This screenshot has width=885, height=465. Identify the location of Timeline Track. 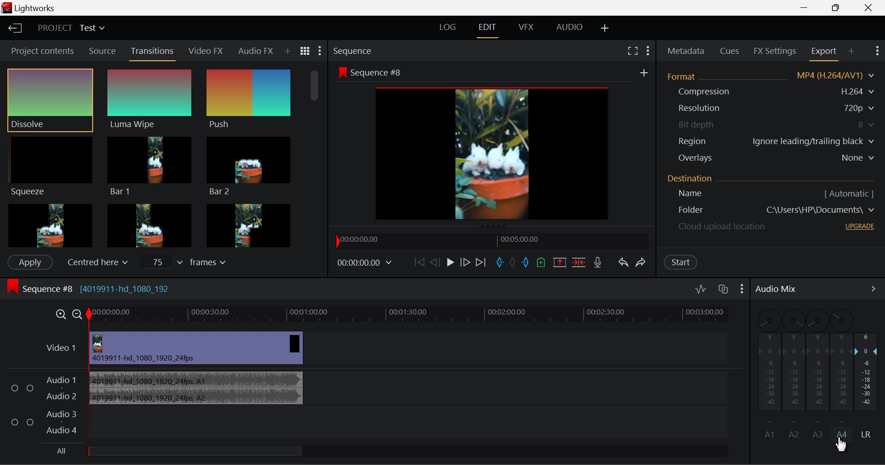
(417, 315).